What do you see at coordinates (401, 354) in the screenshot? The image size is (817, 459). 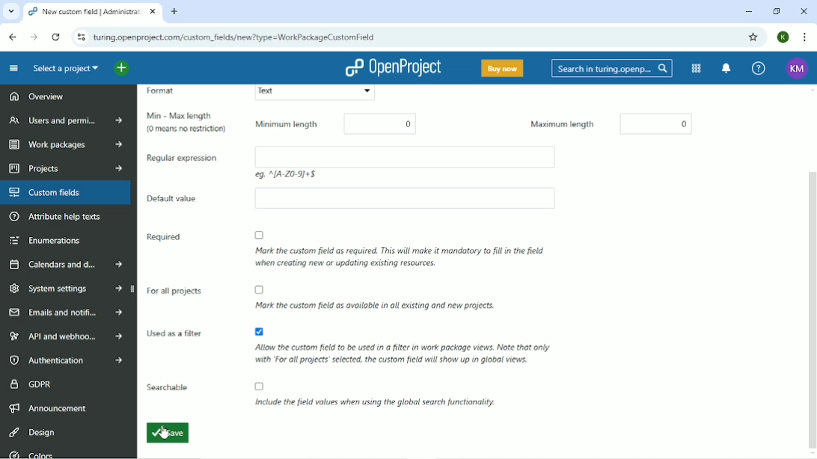 I see `Allow the custom field to be used in a fitter in work package views. Note that only with For all projects’ selected, the custom field will show up in global views.` at bounding box center [401, 354].